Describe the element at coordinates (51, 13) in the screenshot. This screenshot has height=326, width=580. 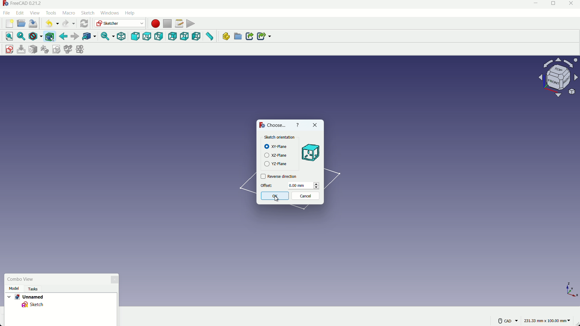
I see `tools menu` at that location.